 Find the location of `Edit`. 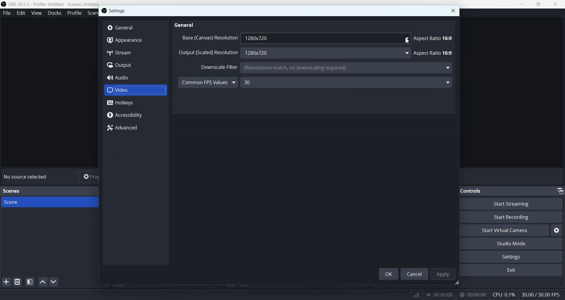

Edit is located at coordinates (21, 13).